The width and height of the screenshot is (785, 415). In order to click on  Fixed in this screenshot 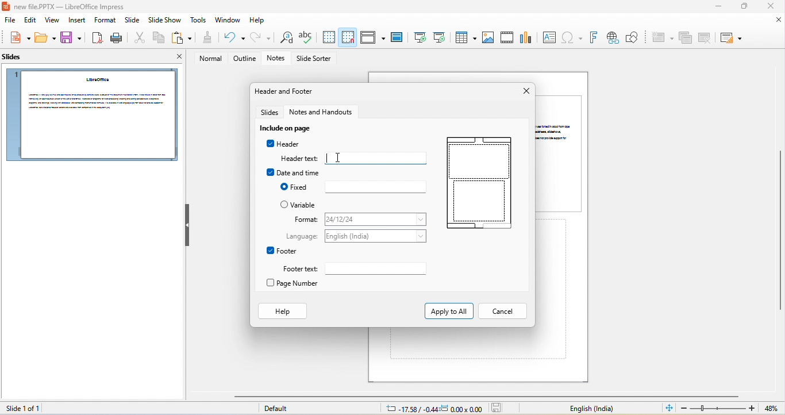, I will do `click(294, 187)`.